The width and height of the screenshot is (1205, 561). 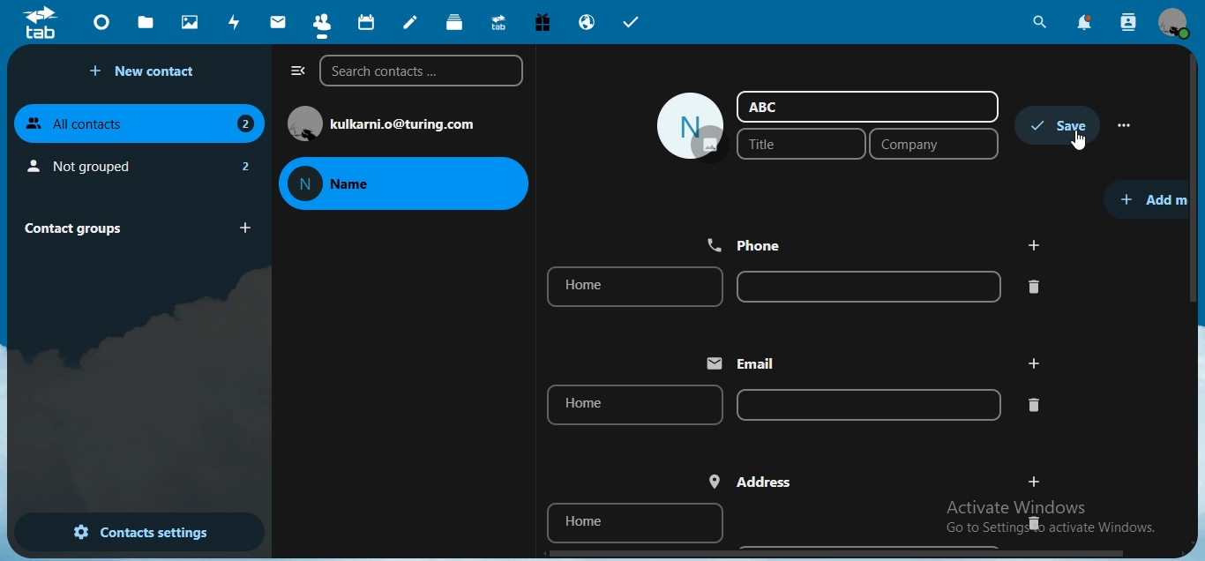 What do you see at coordinates (634, 406) in the screenshot?
I see `home` at bounding box center [634, 406].